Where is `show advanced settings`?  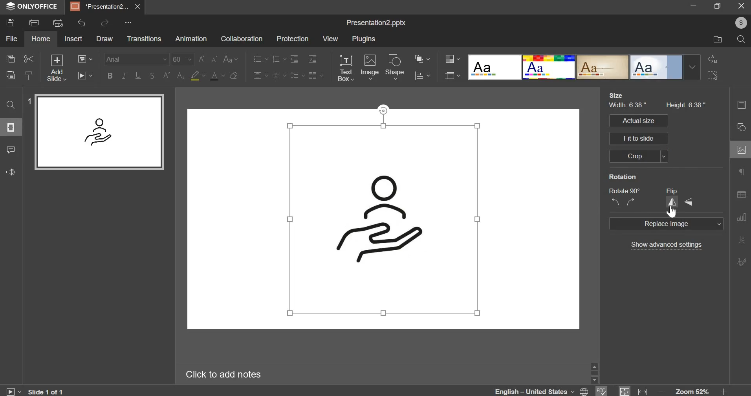
show advanced settings is located at coordinates (664, 245).